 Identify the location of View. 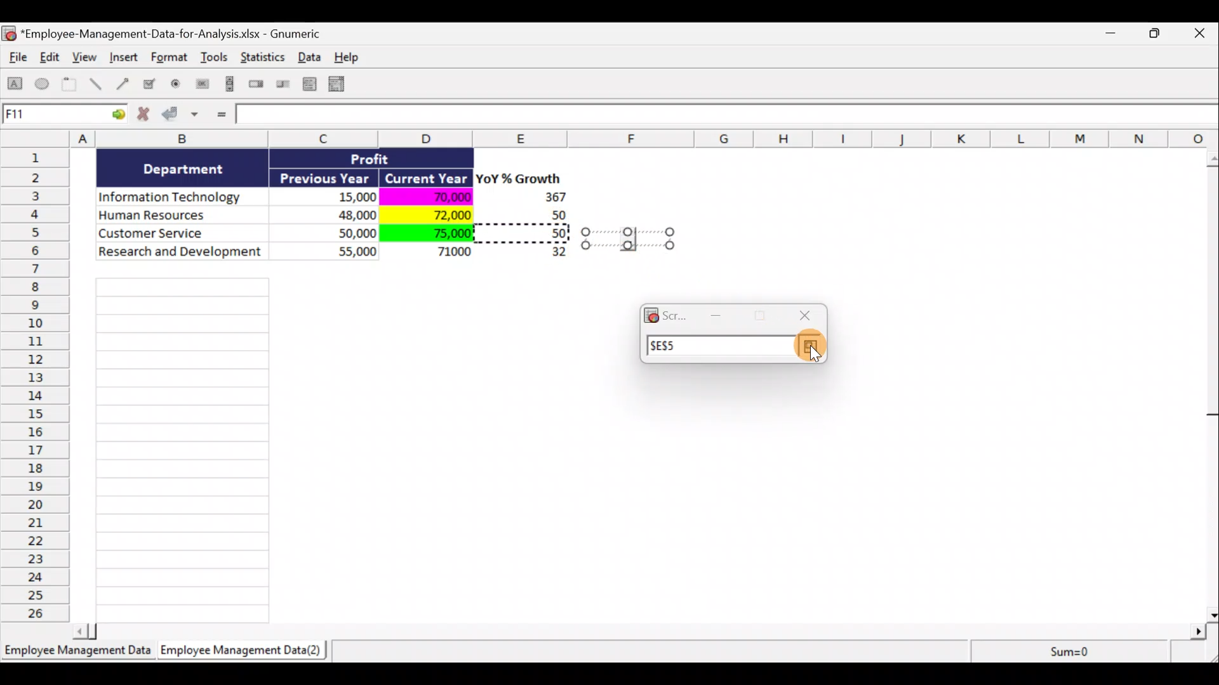
(86, 57).